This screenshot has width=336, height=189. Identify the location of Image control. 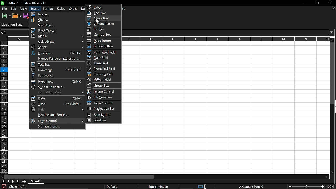
(103, 92).